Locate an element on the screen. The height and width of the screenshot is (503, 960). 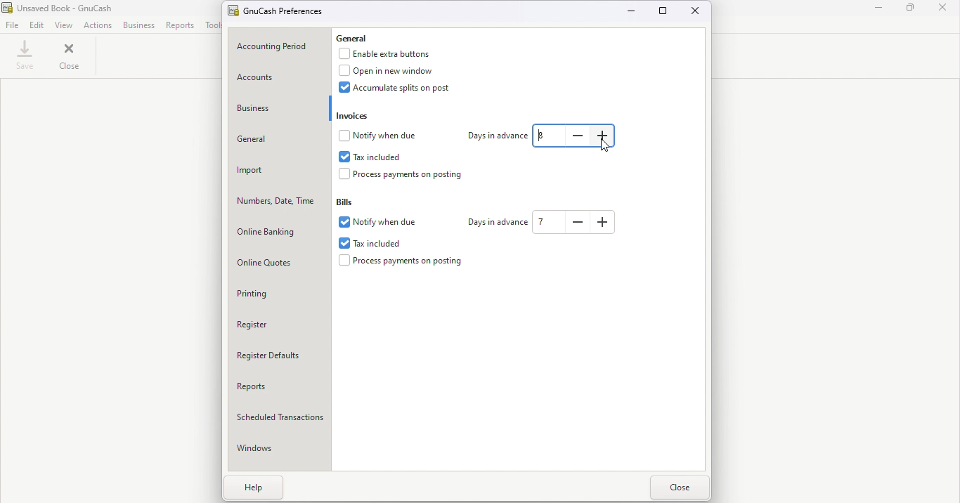
Close is located at coordinates (945, 10).